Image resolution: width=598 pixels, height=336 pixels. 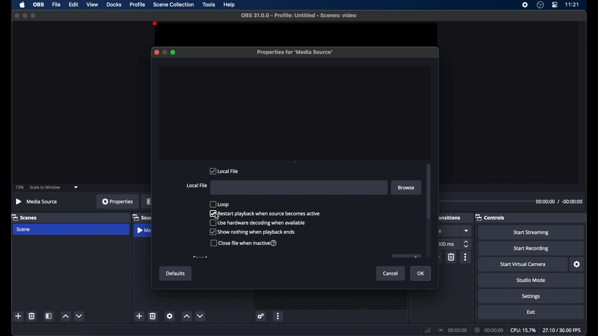 I want to click on studio mode, so click(x=531, y=280).